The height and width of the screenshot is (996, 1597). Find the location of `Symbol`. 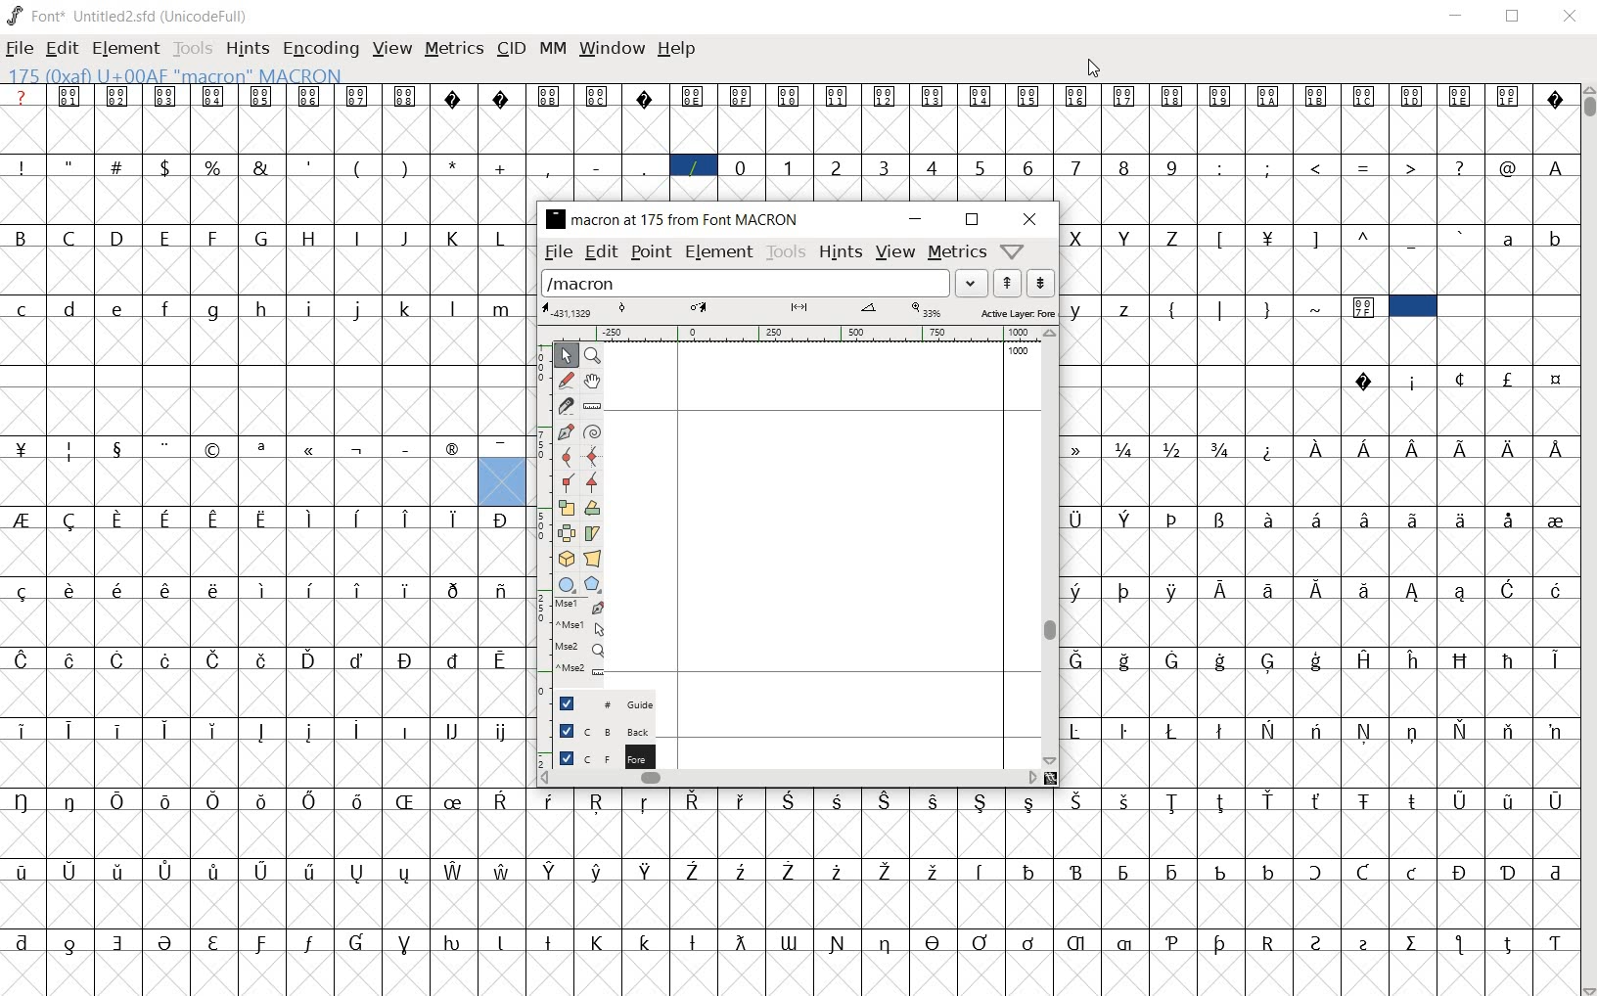

Symbol is located at coordinates (1508, 731).